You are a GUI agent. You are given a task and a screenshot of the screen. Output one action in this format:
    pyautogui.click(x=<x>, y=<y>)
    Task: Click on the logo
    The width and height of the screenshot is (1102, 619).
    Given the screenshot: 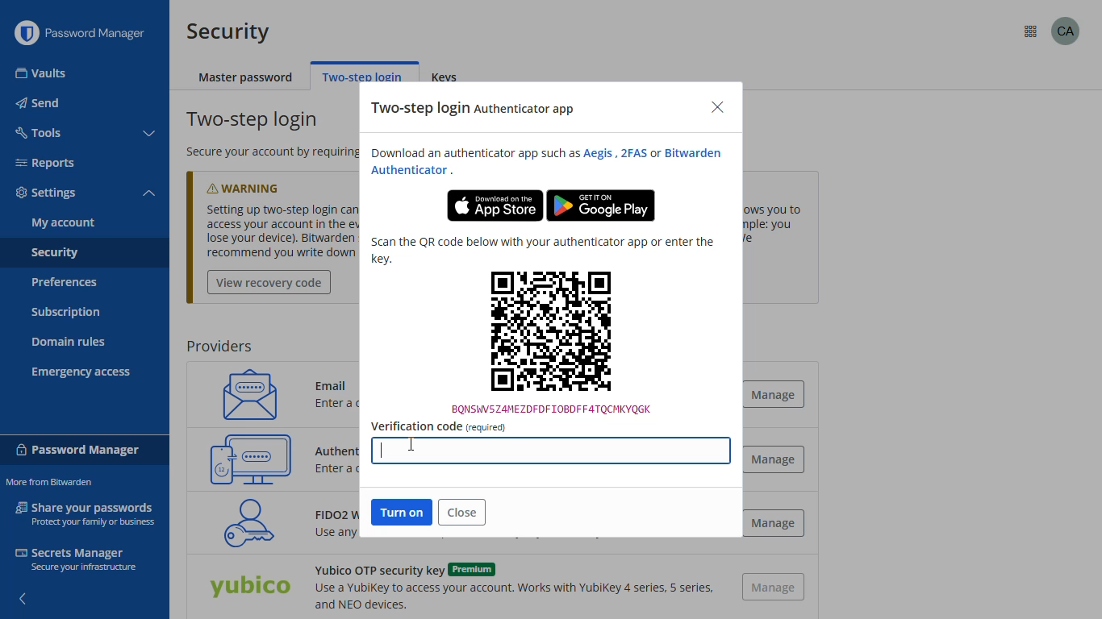 What is the action you would take?
    pyautogui.click(x=26, y=33)
    